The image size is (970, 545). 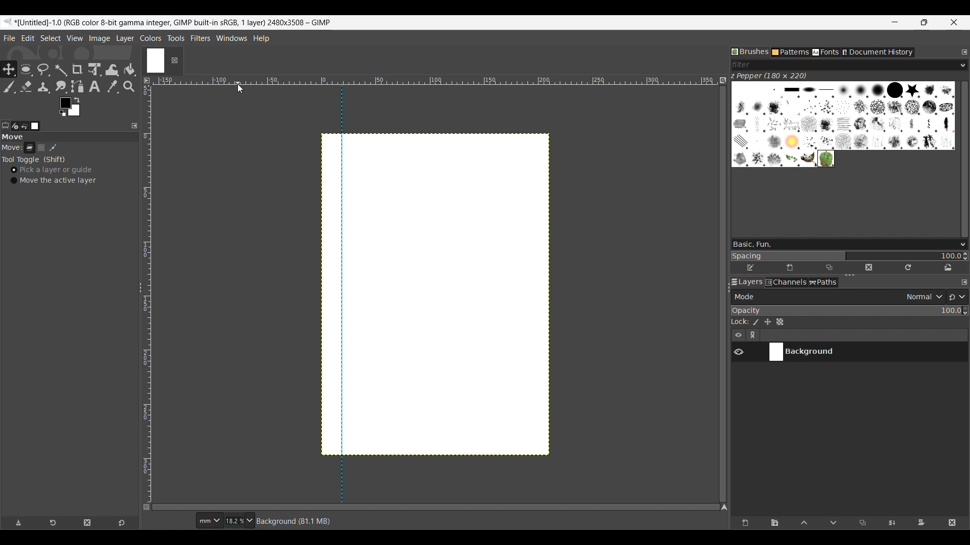 What do you see at coordinates (121, 523) in the screenshot?
I see `Reset to default values` at bounding box center [121, 523].